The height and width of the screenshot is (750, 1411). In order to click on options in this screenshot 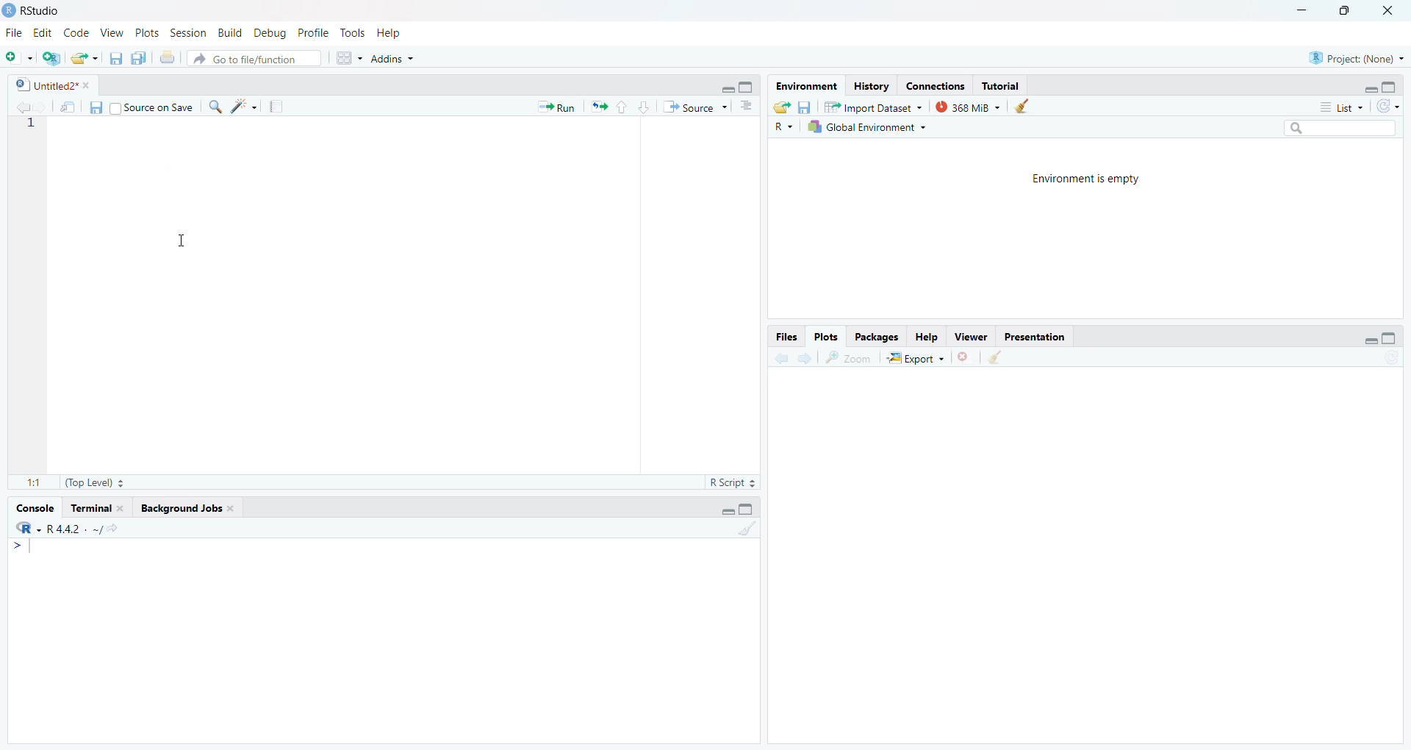, I will do `click(746, 107)`.